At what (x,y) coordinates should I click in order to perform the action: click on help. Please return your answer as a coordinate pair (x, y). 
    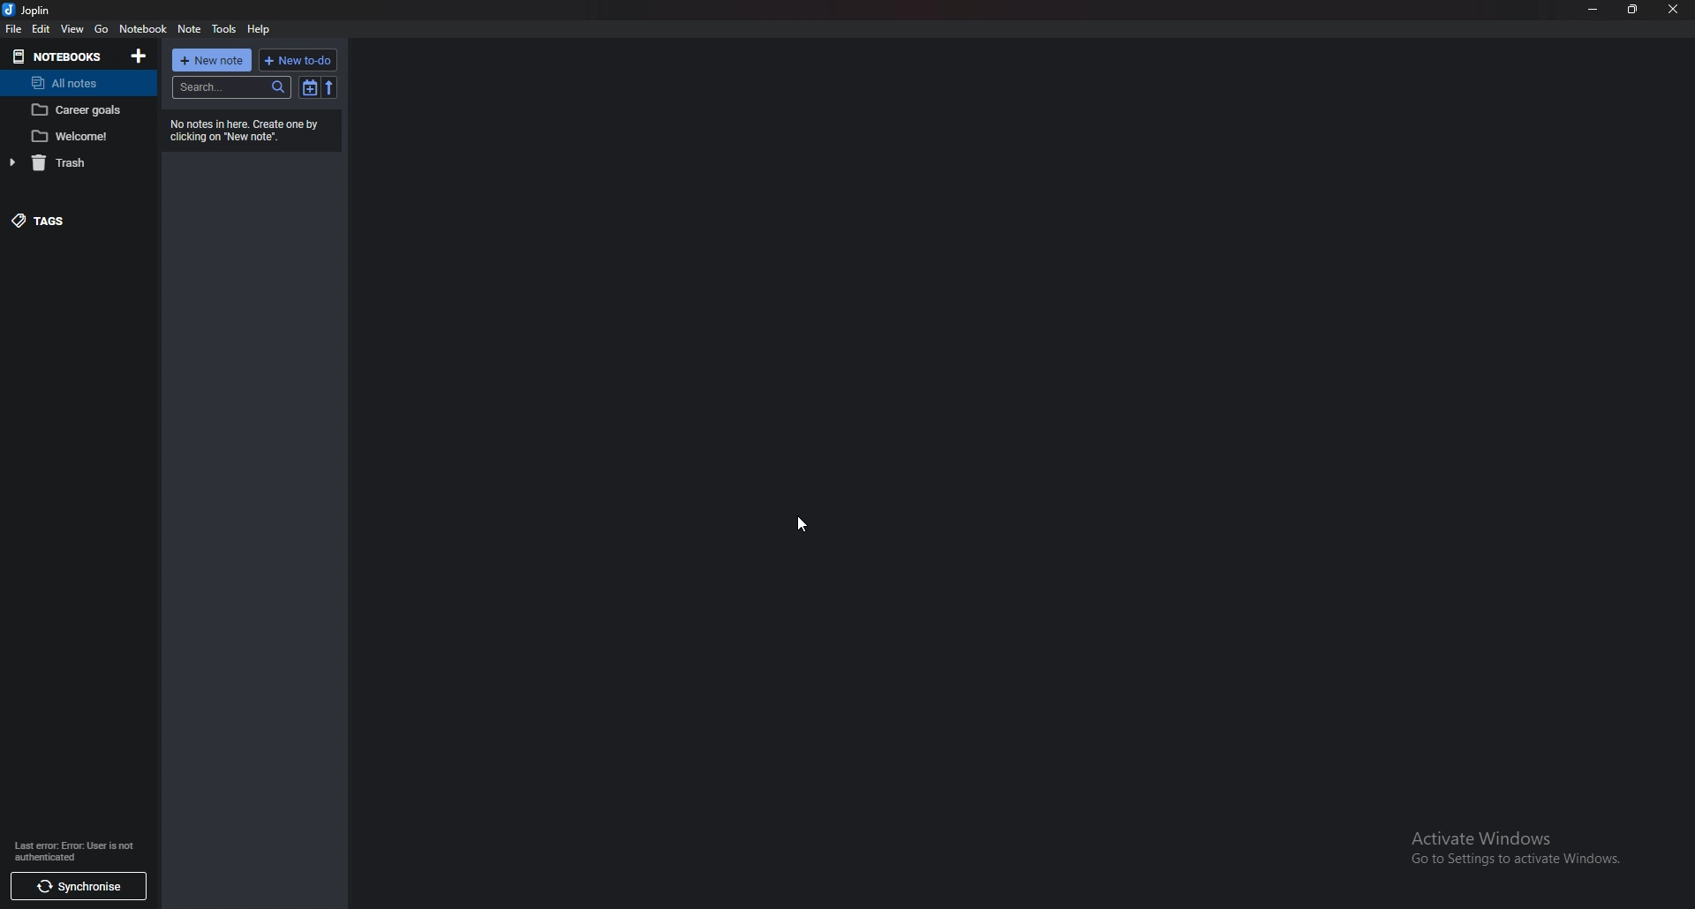
    Looking at the image, I should click on (262, 29).